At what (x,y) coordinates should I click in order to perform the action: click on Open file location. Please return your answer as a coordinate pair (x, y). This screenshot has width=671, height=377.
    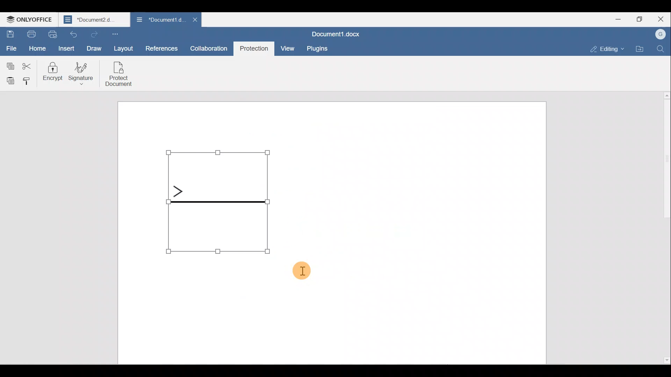
    Looking at the image, I should click on (641, 48).